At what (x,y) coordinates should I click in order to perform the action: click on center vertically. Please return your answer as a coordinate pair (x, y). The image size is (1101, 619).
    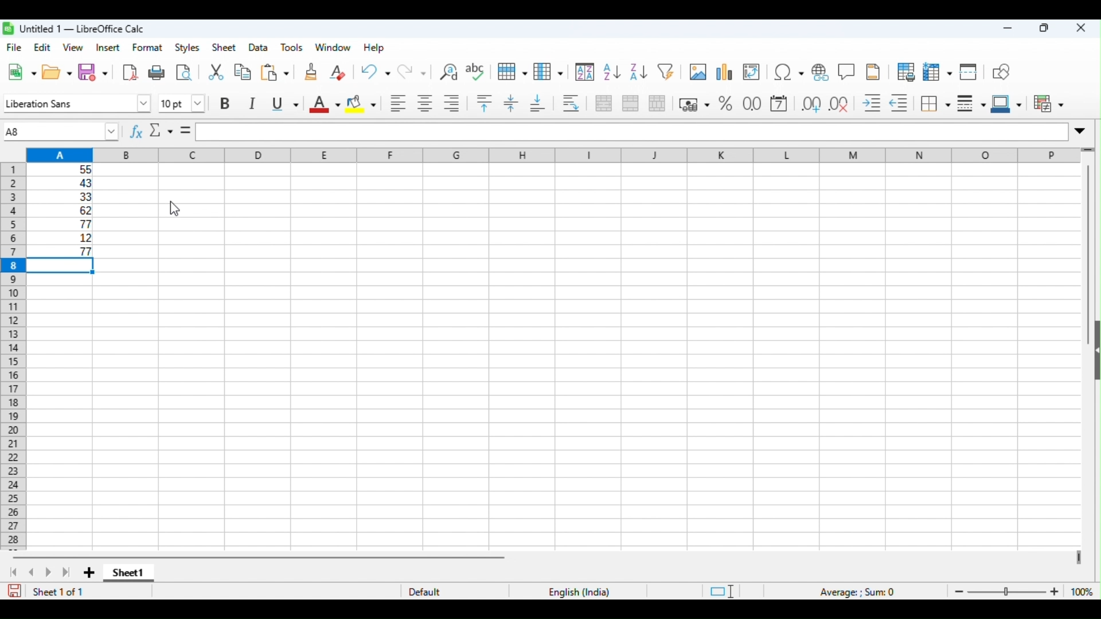
    Looking at the image, I should click on (510, 103).